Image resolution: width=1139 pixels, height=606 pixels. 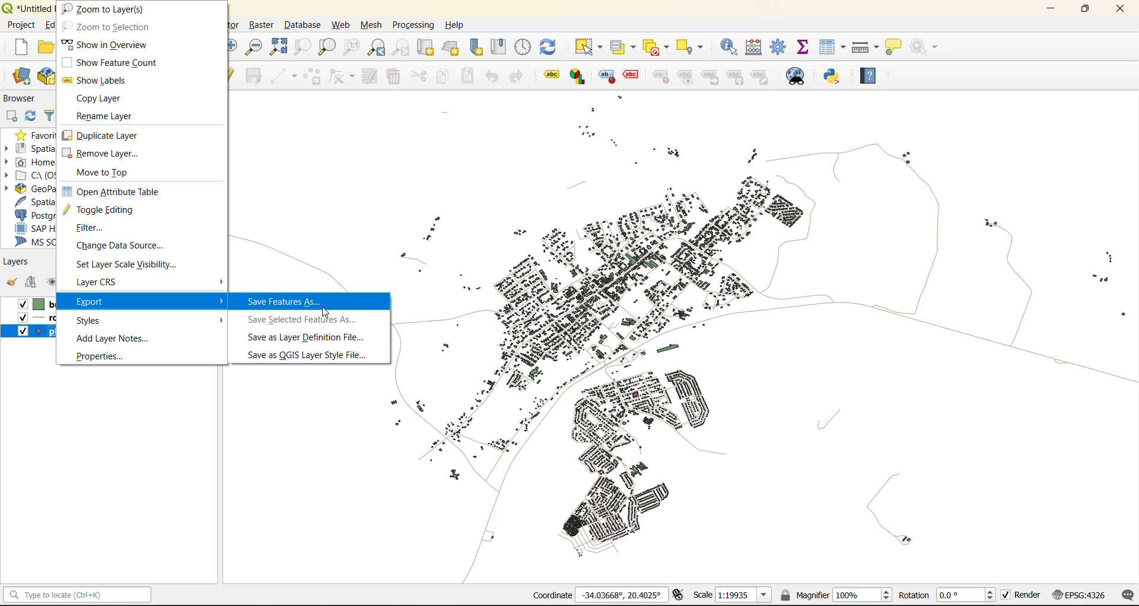 I want to click on show/hide labels and diagrams, so click(x=688, y=76).